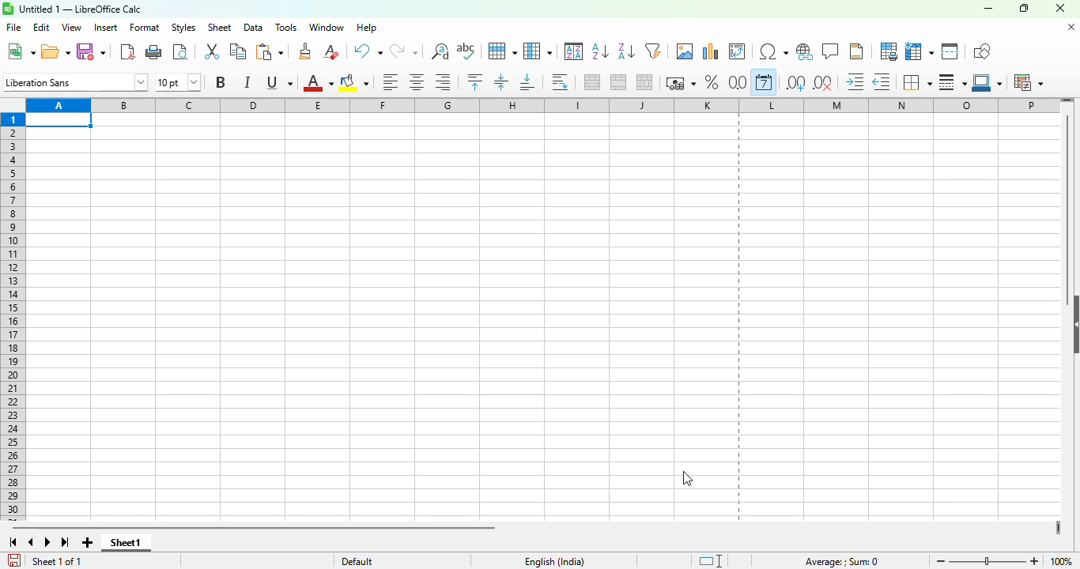  What do you see at coordinates (354, 83) in the screenshot?
I see `background color` at bounding box center [354, 83].